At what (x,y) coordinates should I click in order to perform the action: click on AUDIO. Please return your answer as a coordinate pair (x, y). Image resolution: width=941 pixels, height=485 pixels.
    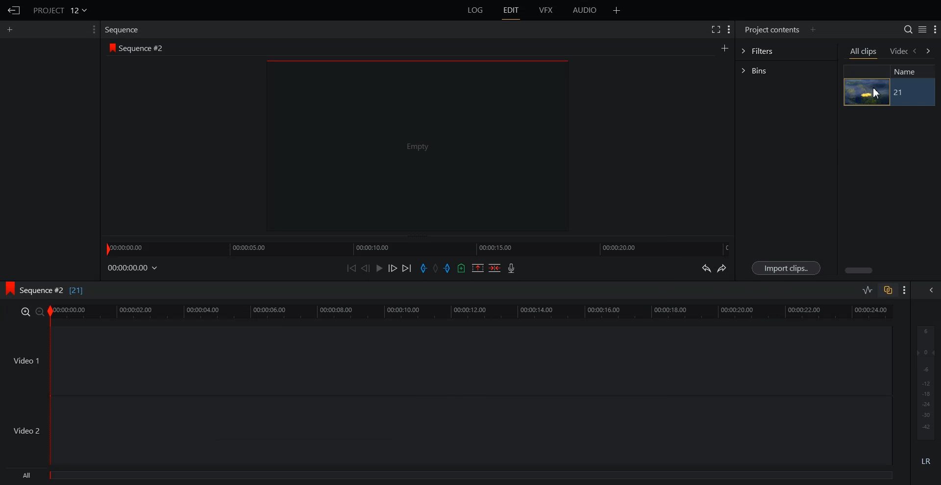
    Looking at the image, I should click on (585, 10).